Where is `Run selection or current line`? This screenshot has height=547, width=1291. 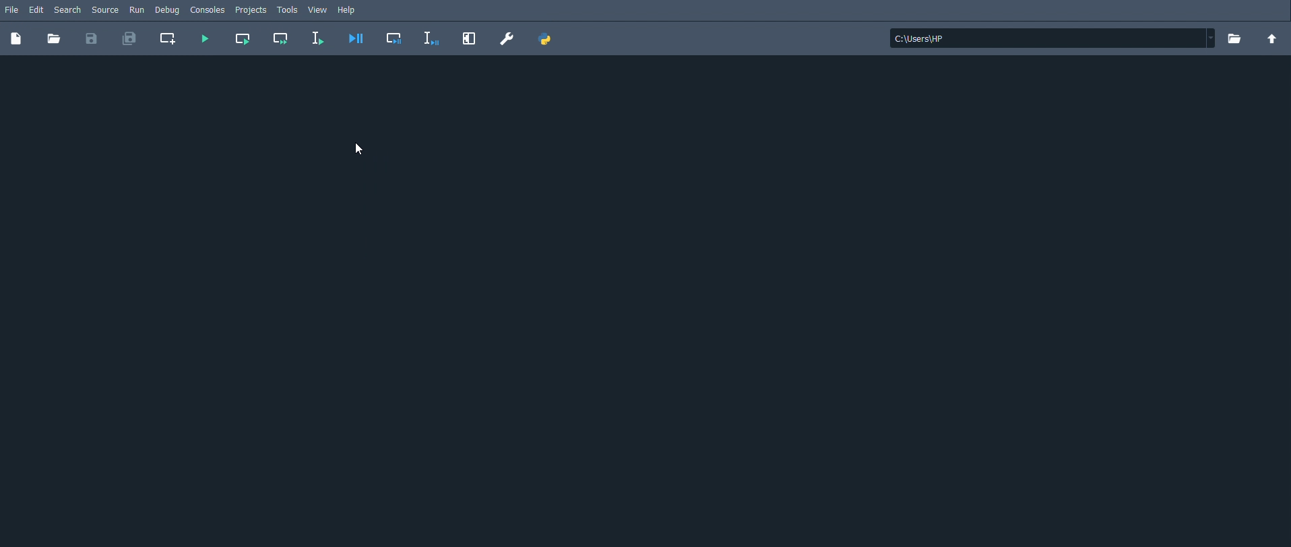 Run selection or current line is located at coordinates (317, 39).